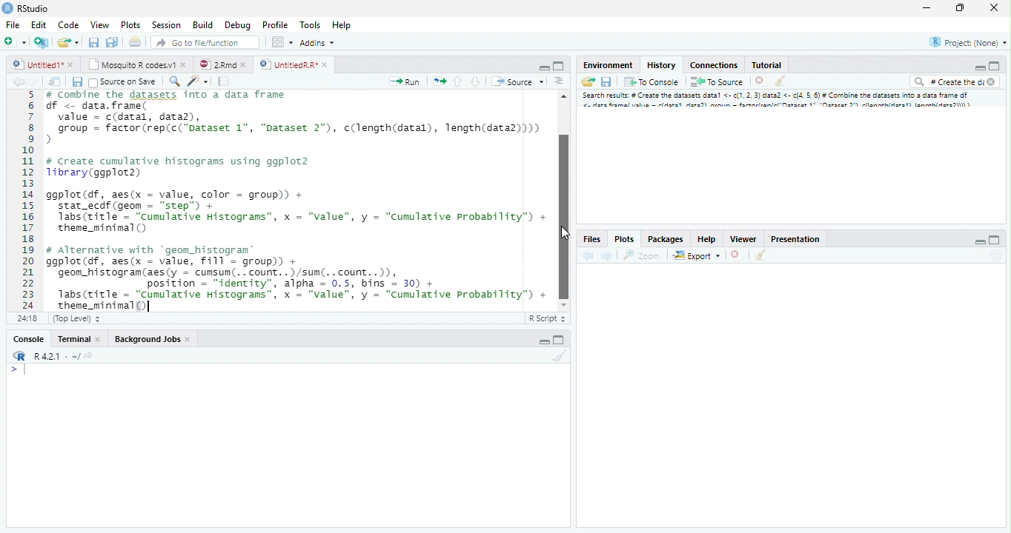 The height and width of the screenshot is (533, 1011). Describe the element at coordinates (122, 83) in the screenshot. I see `Source on Save` at that location.